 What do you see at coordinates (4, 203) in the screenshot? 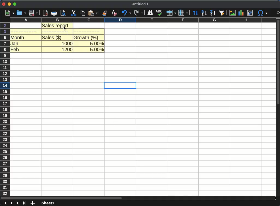
I see `first sheet` at bounding box center [4, 203].